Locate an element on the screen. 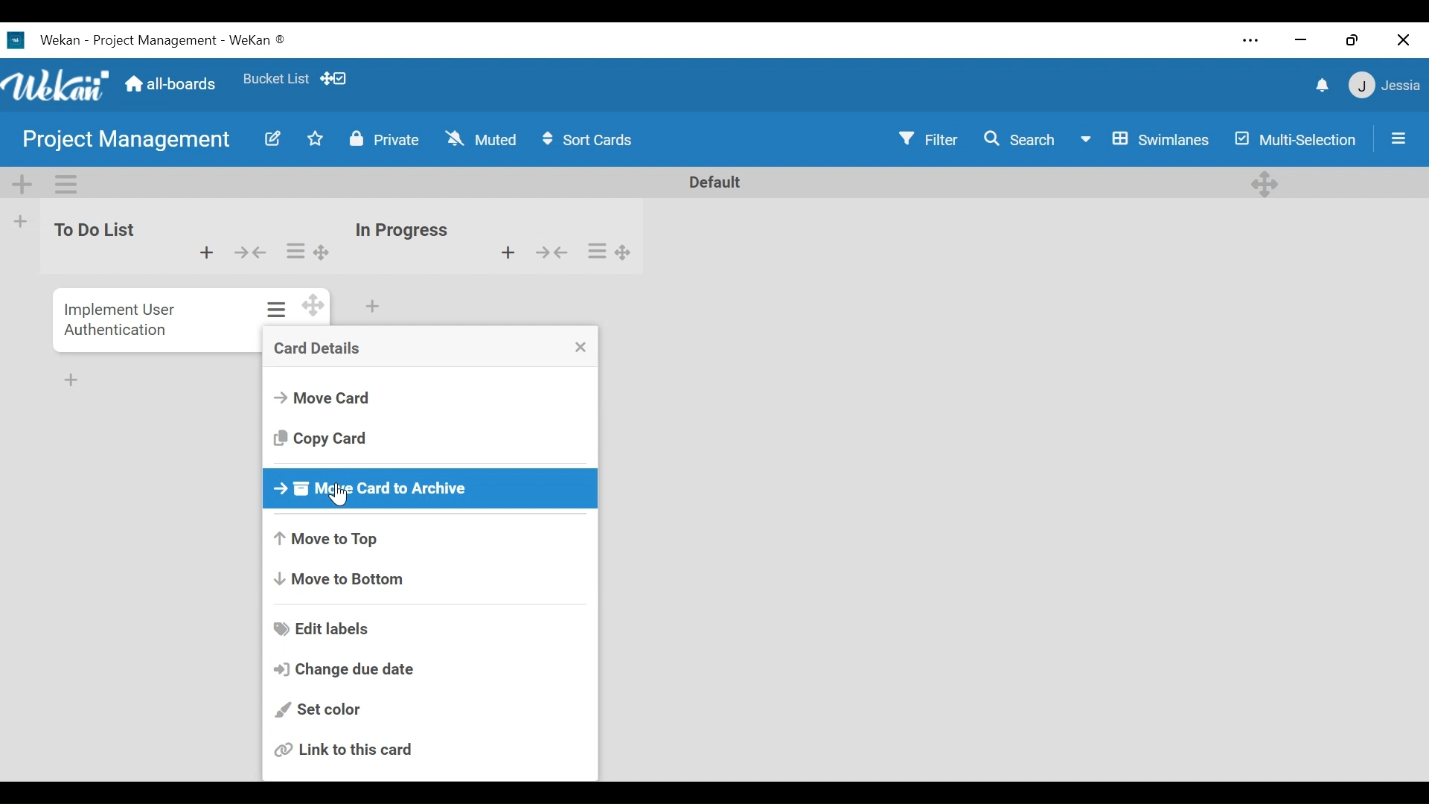  Default is located at coordinates (711, 182).